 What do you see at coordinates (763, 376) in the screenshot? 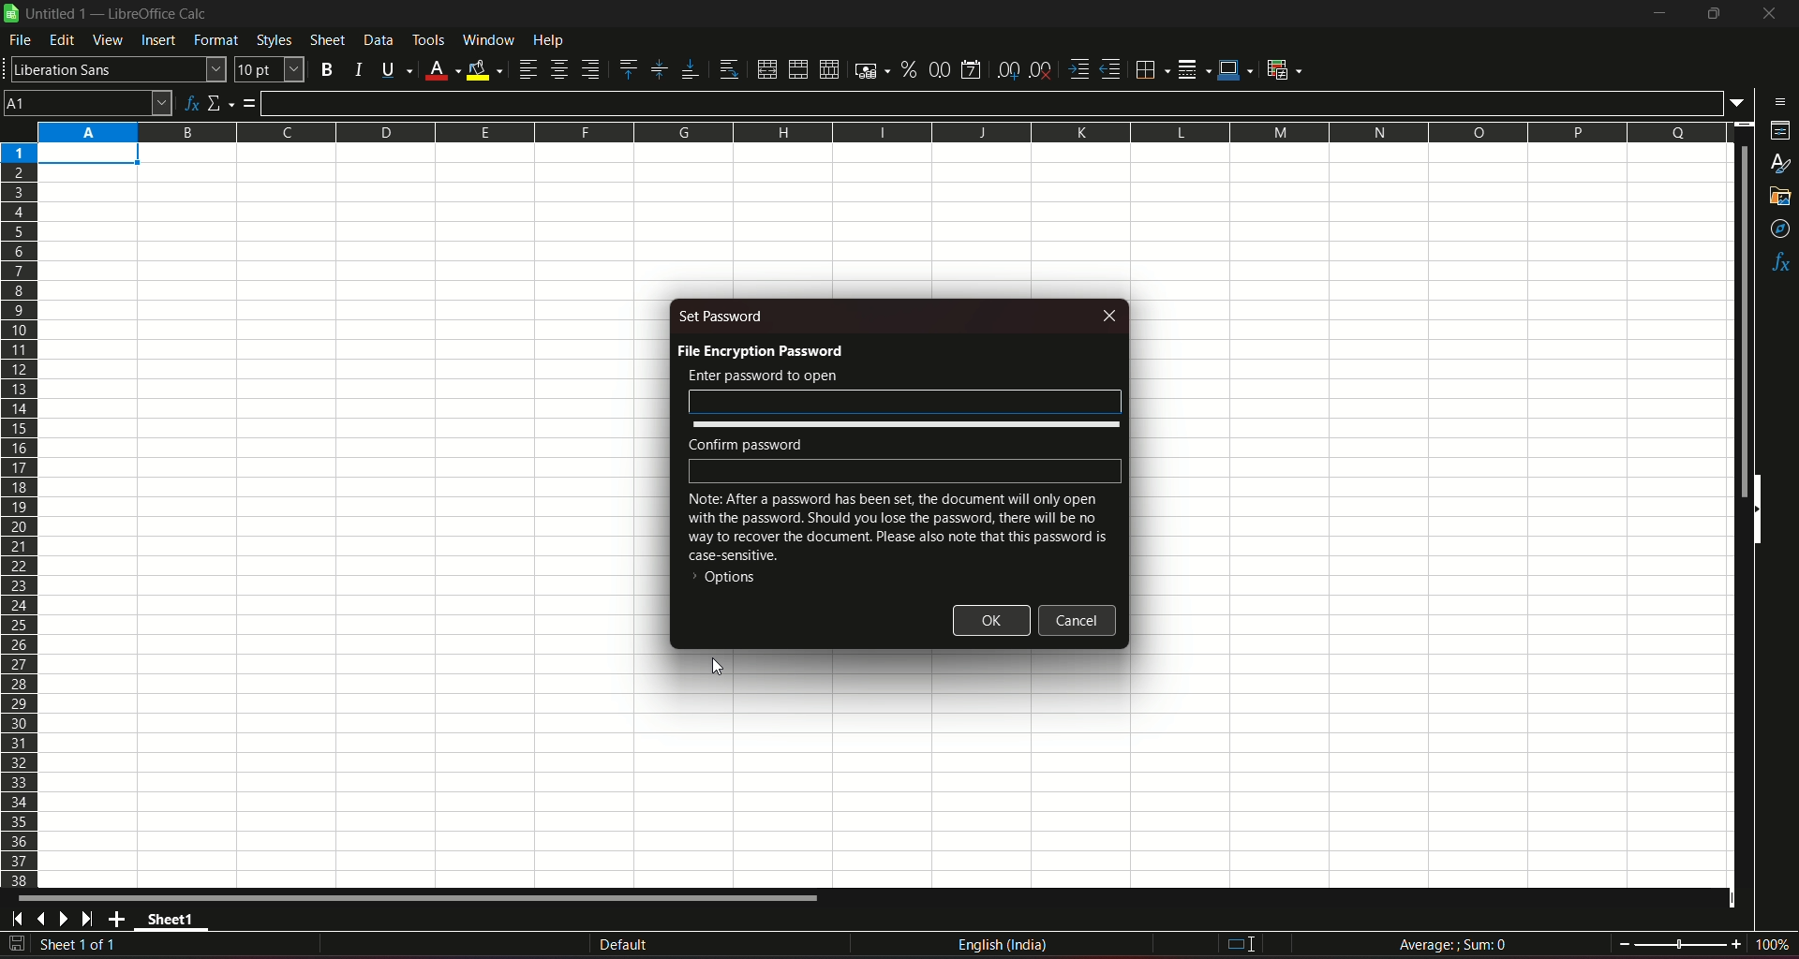
I see `enter password to open` at bounding box center [763, 376].